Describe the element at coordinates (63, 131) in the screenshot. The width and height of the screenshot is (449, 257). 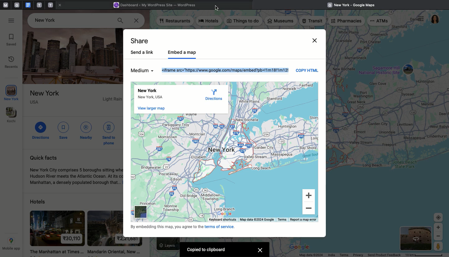
I see `Save` at that location.